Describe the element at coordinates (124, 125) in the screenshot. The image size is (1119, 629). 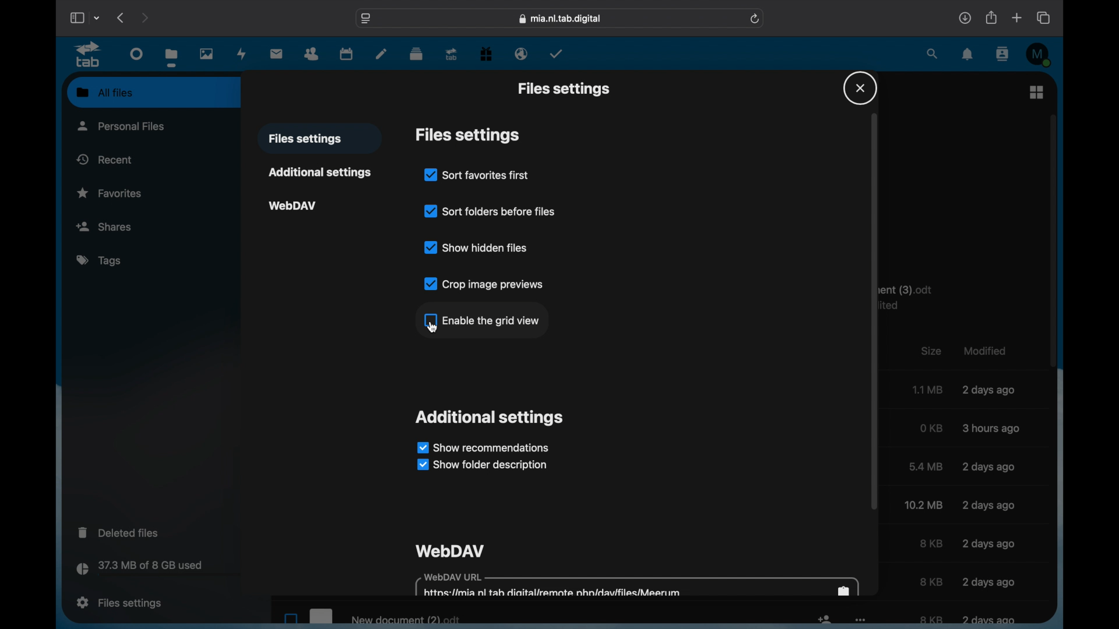
I see `personal files` at that location.